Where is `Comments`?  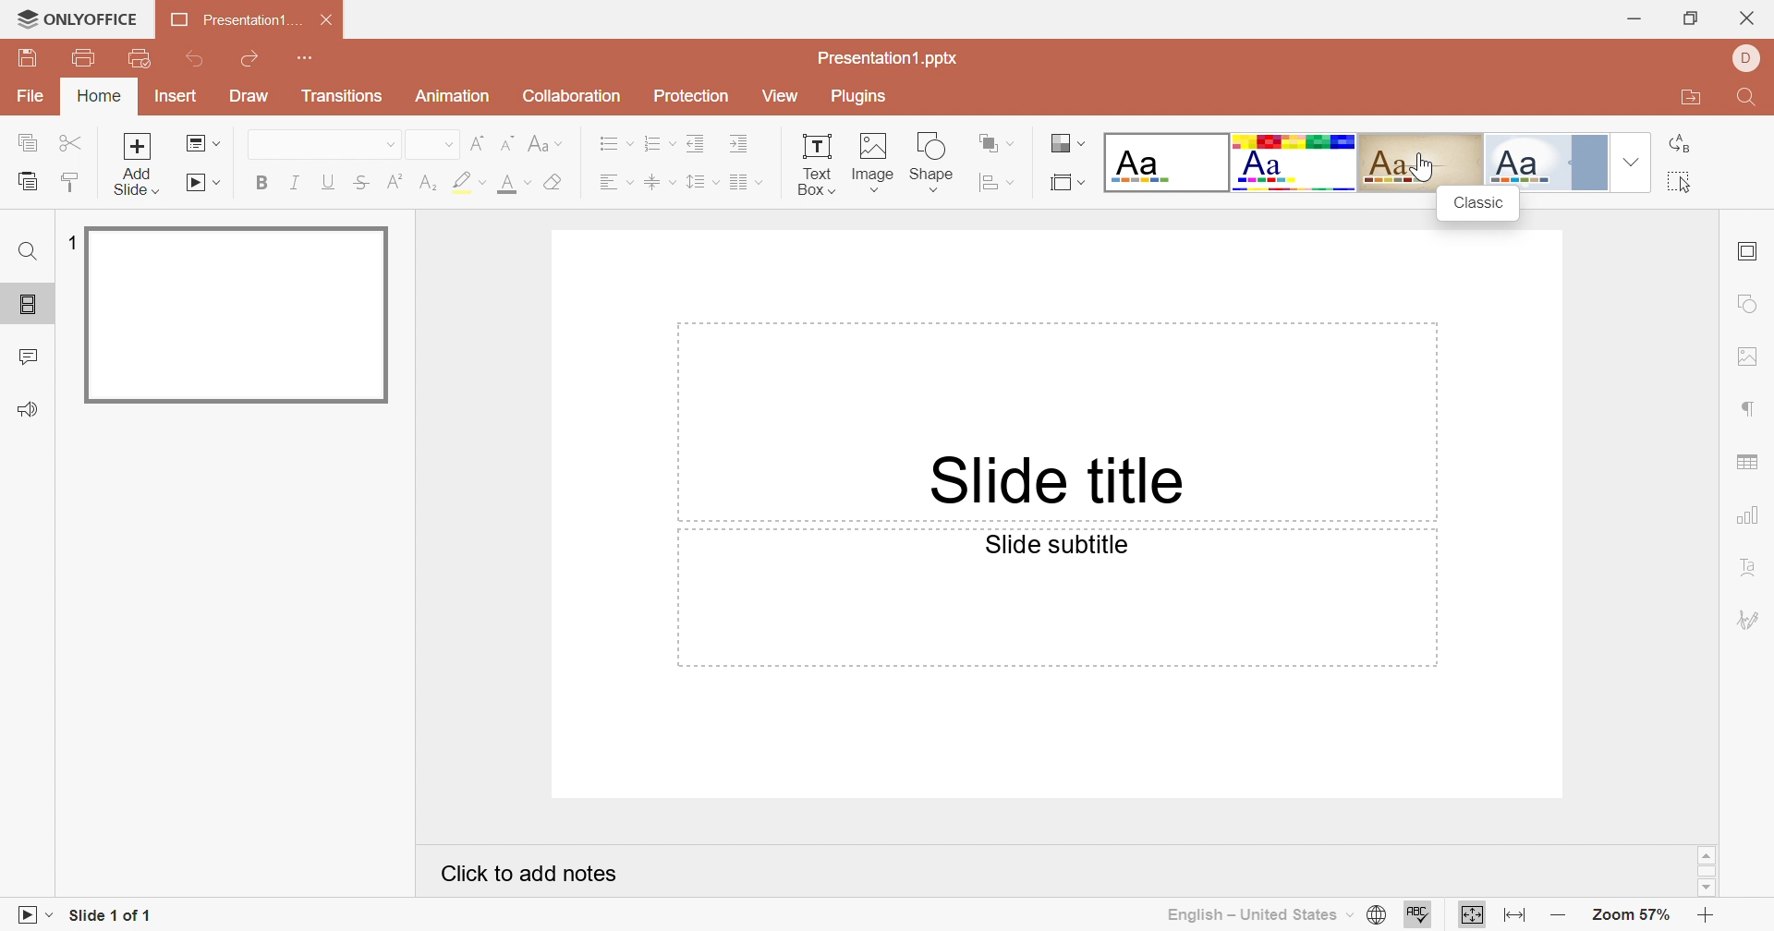
Comments is located at coordinates (30, 354).